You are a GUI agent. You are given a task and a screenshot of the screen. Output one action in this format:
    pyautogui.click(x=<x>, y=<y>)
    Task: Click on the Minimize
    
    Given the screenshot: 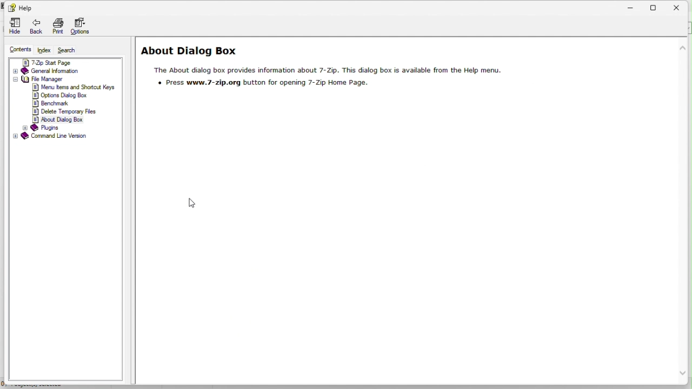 What is the action you would take?
    pyautogui.click(x=632, y=6)
    